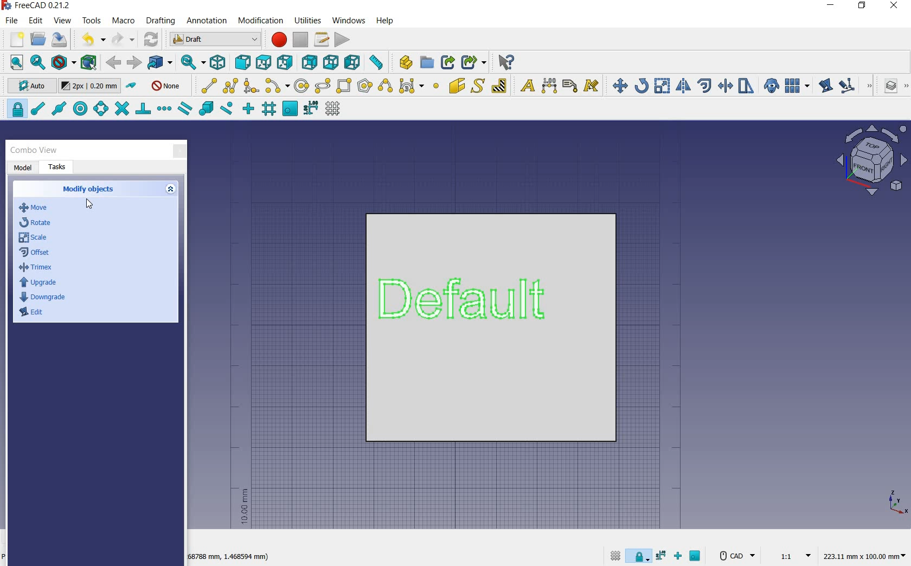 The width and height of the screenshot is (911, 566). Describe the element at coordinates (40, 208) in the screenshot. I see `move` at that location.